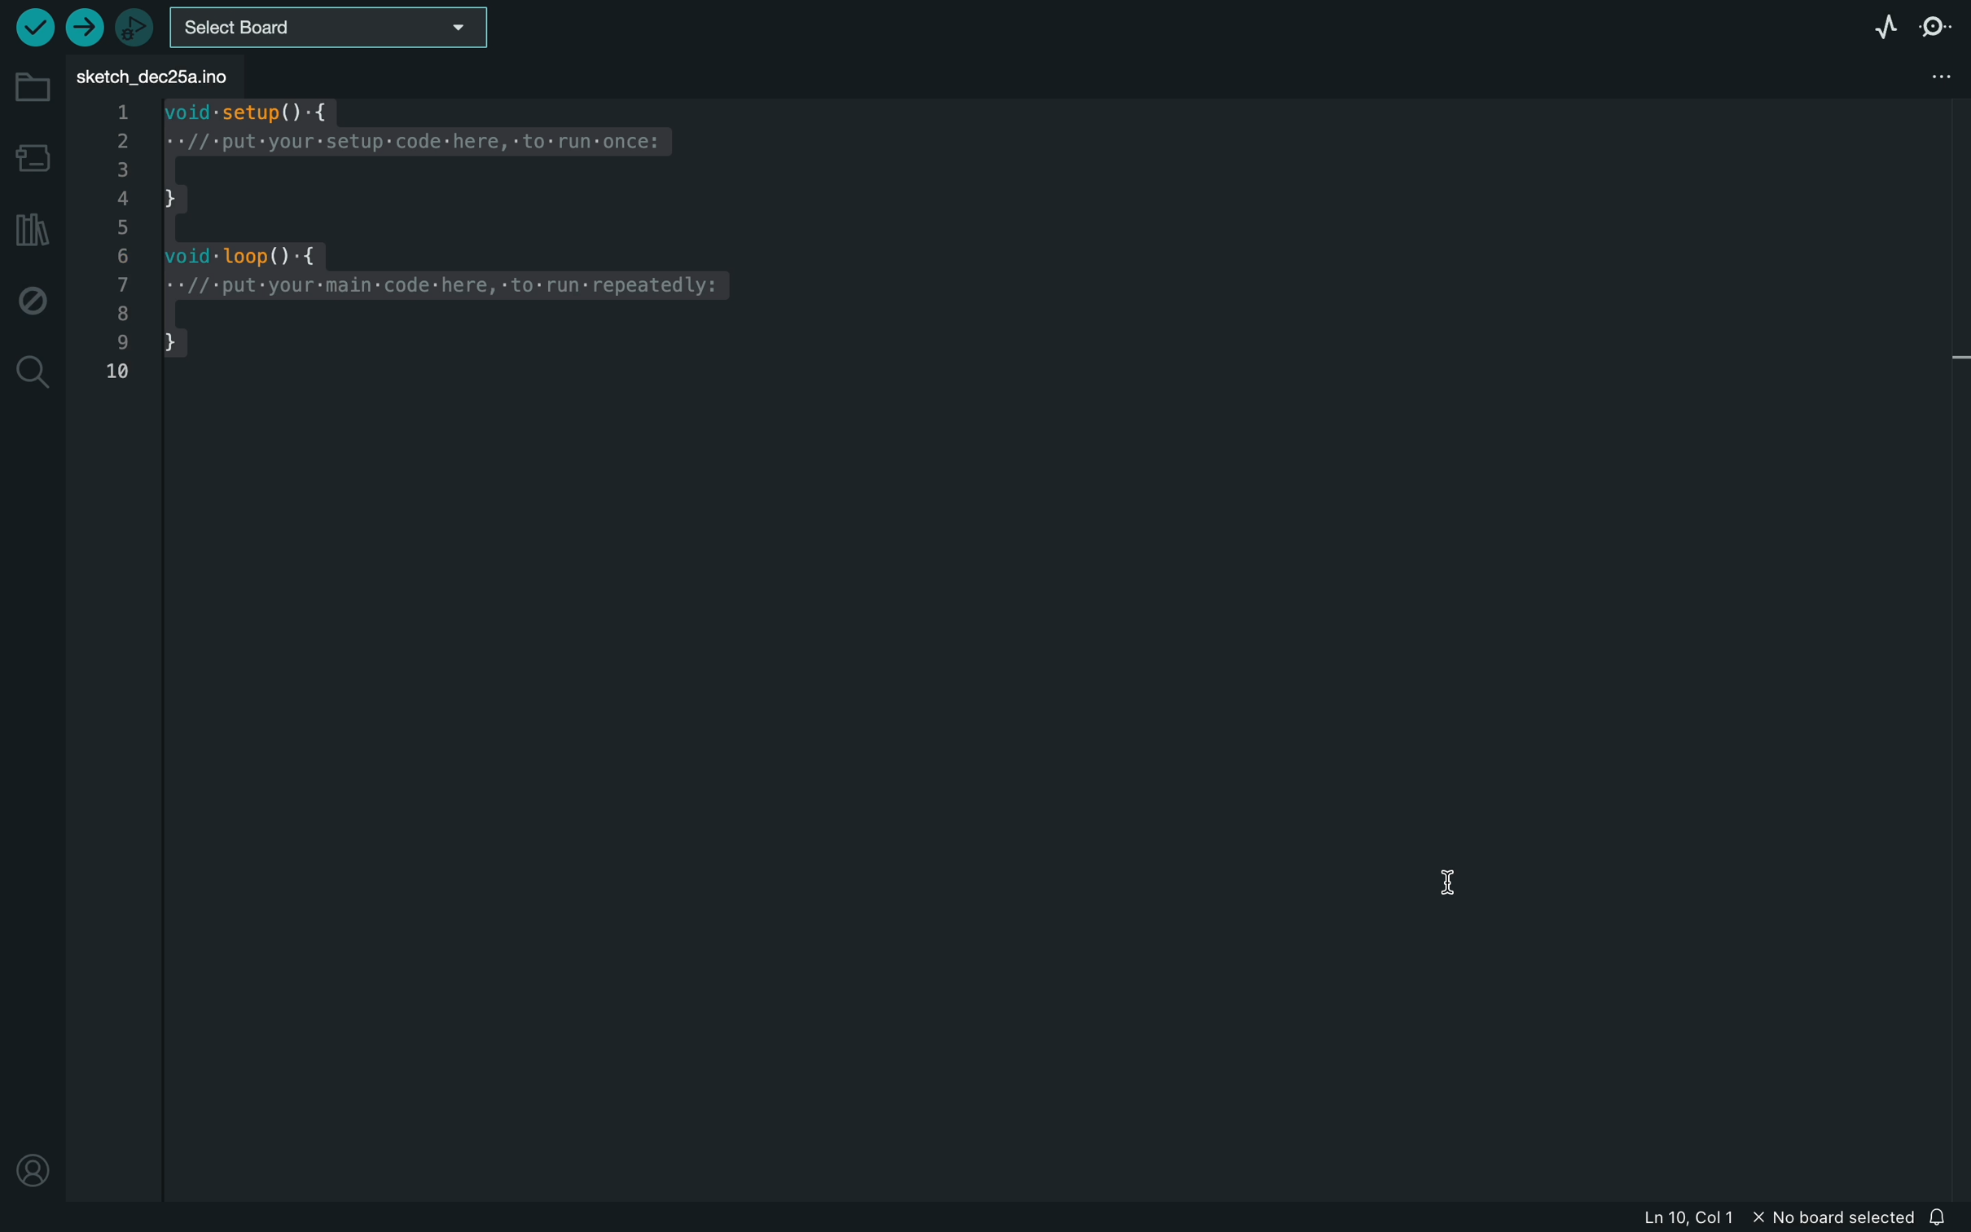 This screenshot has height=1232, width=1971. Describe the element at coordinates (134, 27) in the screenshot. I see `debugger` at that location.